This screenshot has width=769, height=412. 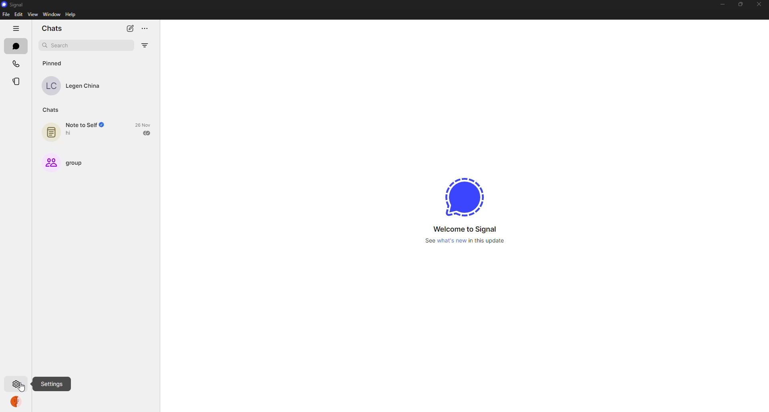 What do you see at coordinates (146, 44) in the screenshot?
I see `filter` at bounding box center [146, 44].